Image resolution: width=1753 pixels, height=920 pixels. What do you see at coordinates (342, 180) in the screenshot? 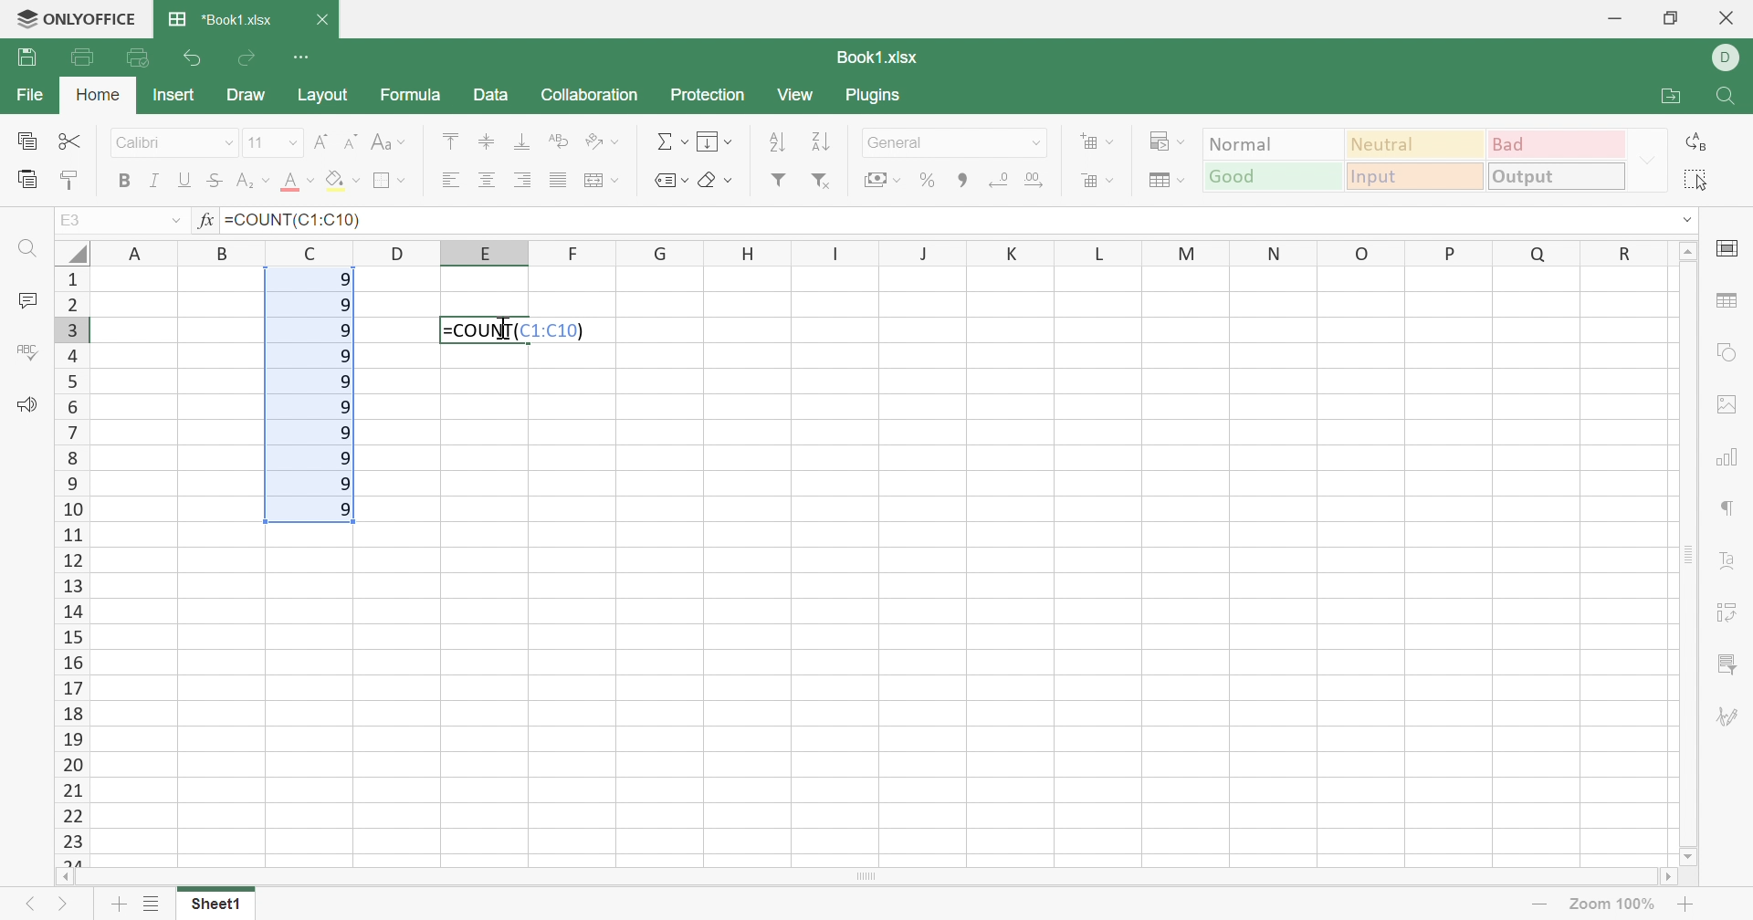
I see `Fill color` at bounding box center [342, 180].